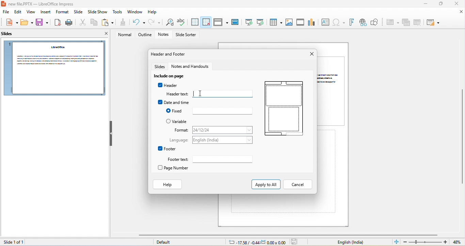 This screenshot has width=465, height=246. What do you see at coordinates (223, 94) in the screenshot?
I see `typing in header text` at bounding box center [223, 94].